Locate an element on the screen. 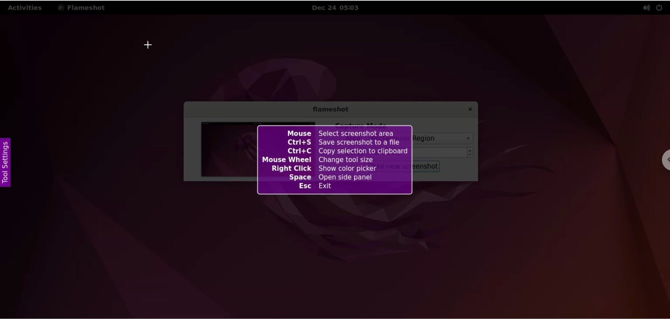 The image size is (670, 319). Mouse Select screenshot area Ctri+S Save screenshot to a file Ctrl+C Copy selection to clipboard Mouse Wheel Change tool size Right Click Show color picker Space Open side panel Esc Exit is located at coordinates (335, 160).